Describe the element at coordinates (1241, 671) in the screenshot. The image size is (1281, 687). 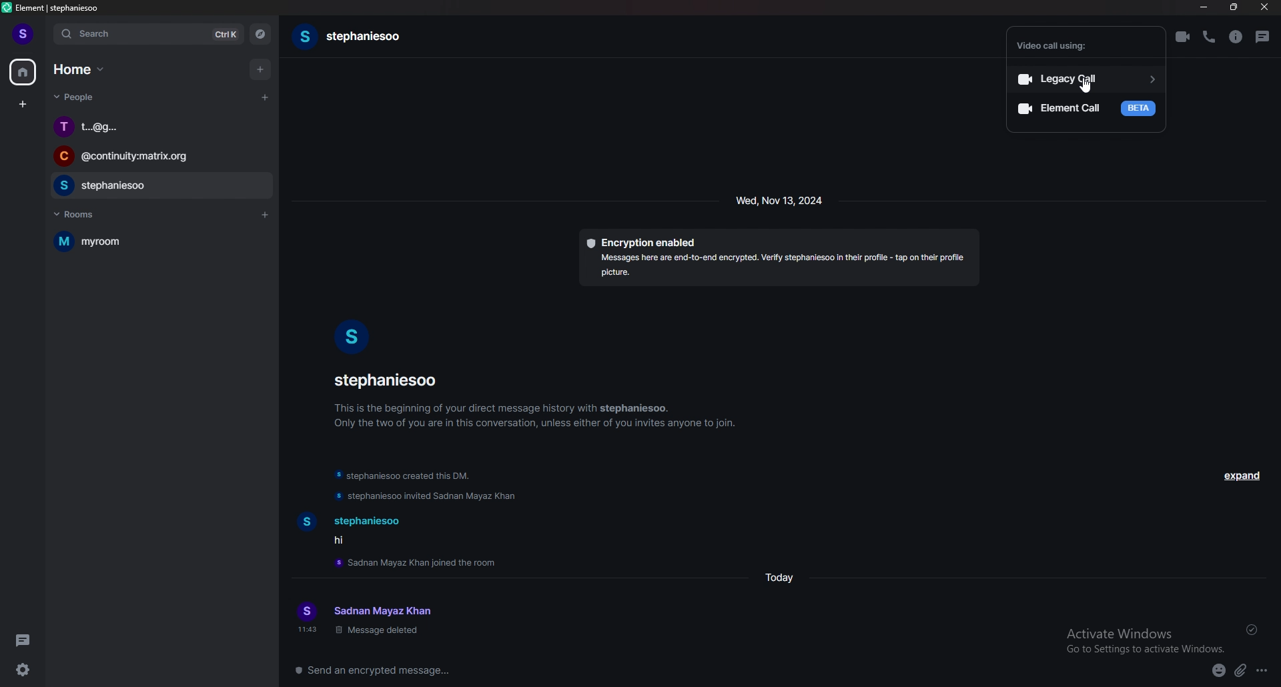
I see `attachment` at that location.